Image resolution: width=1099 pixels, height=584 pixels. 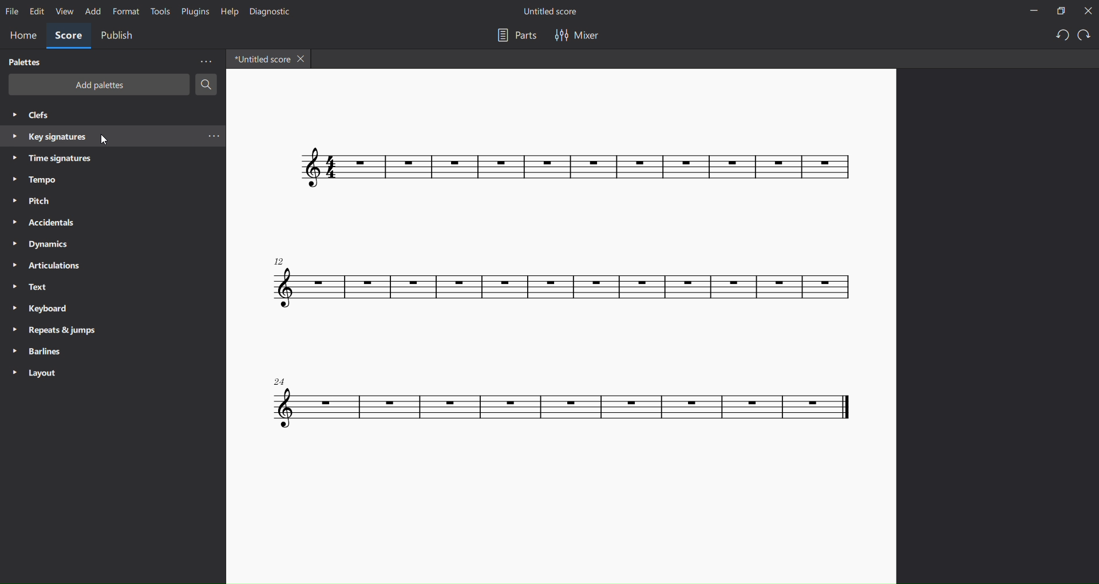 What do you see at coordinates (562, 322) in the screenshot?
I see `concert` at bounding box center [562, 322].